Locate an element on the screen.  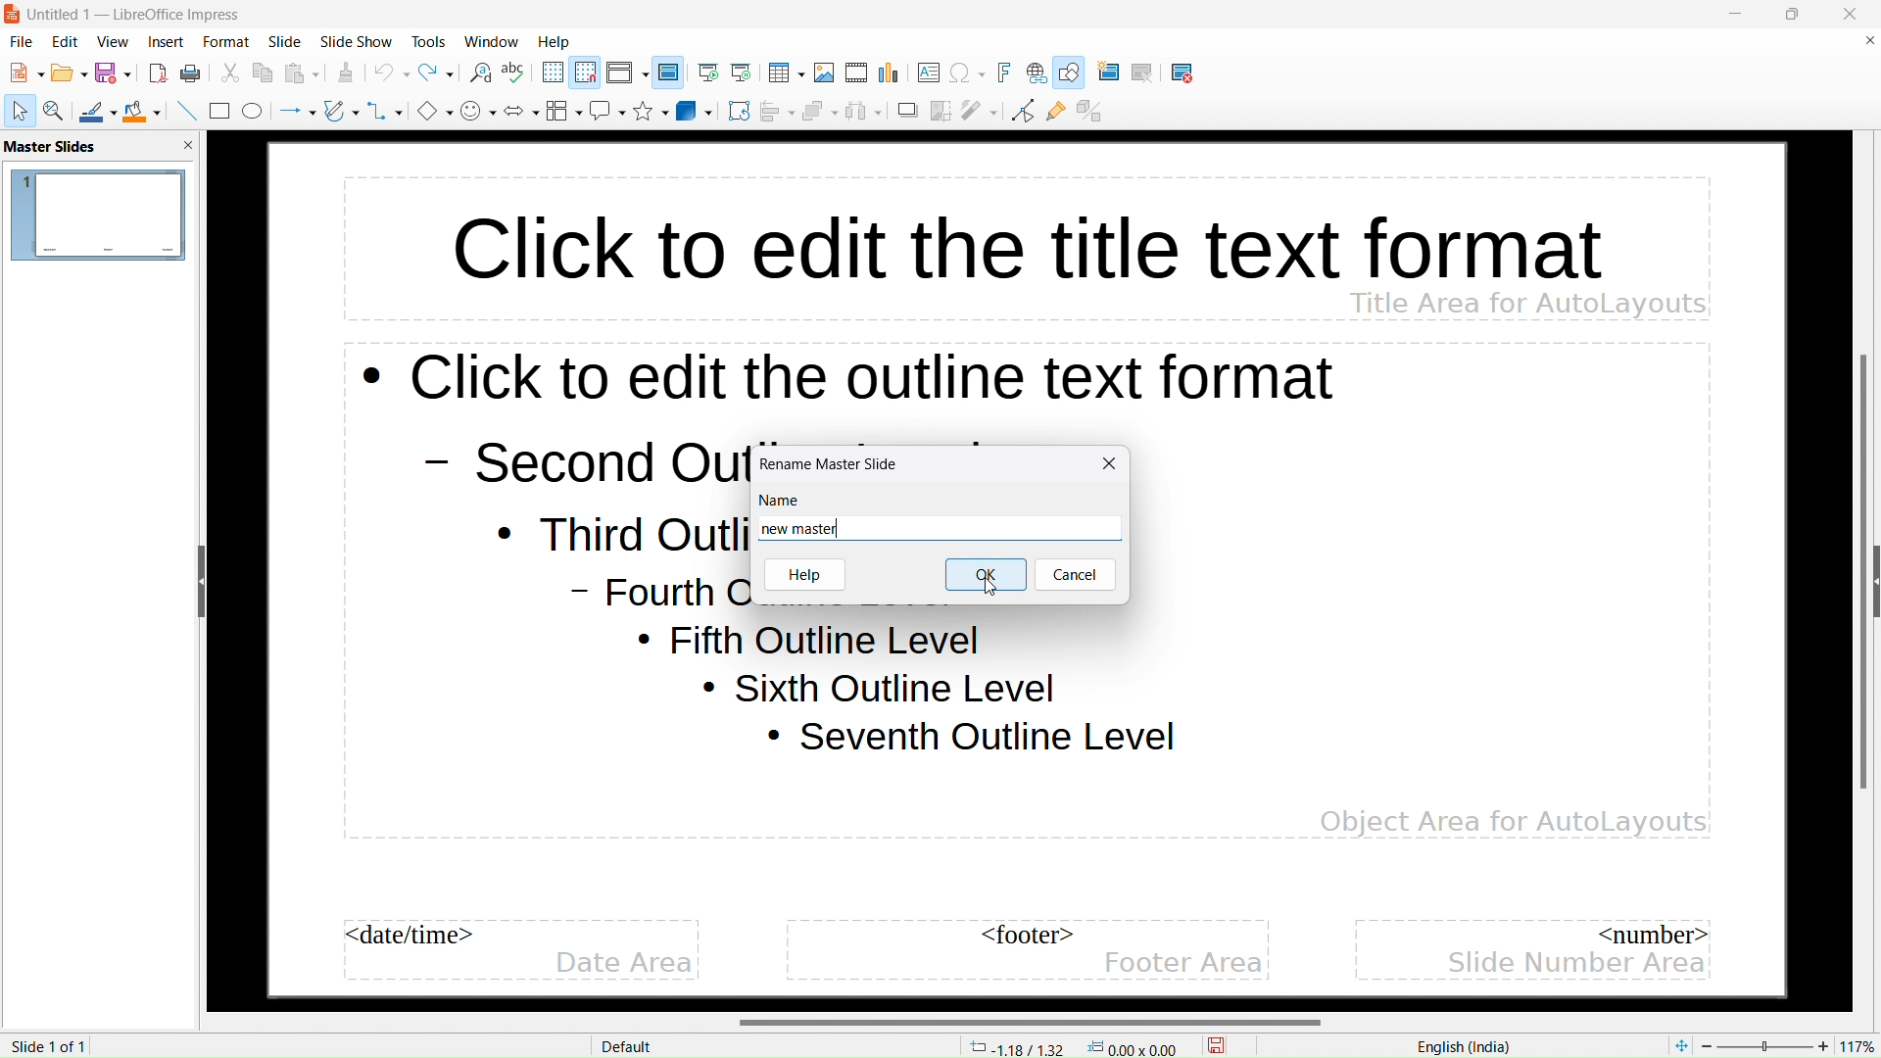
fit to page is located at coordinates (1680, 1045).